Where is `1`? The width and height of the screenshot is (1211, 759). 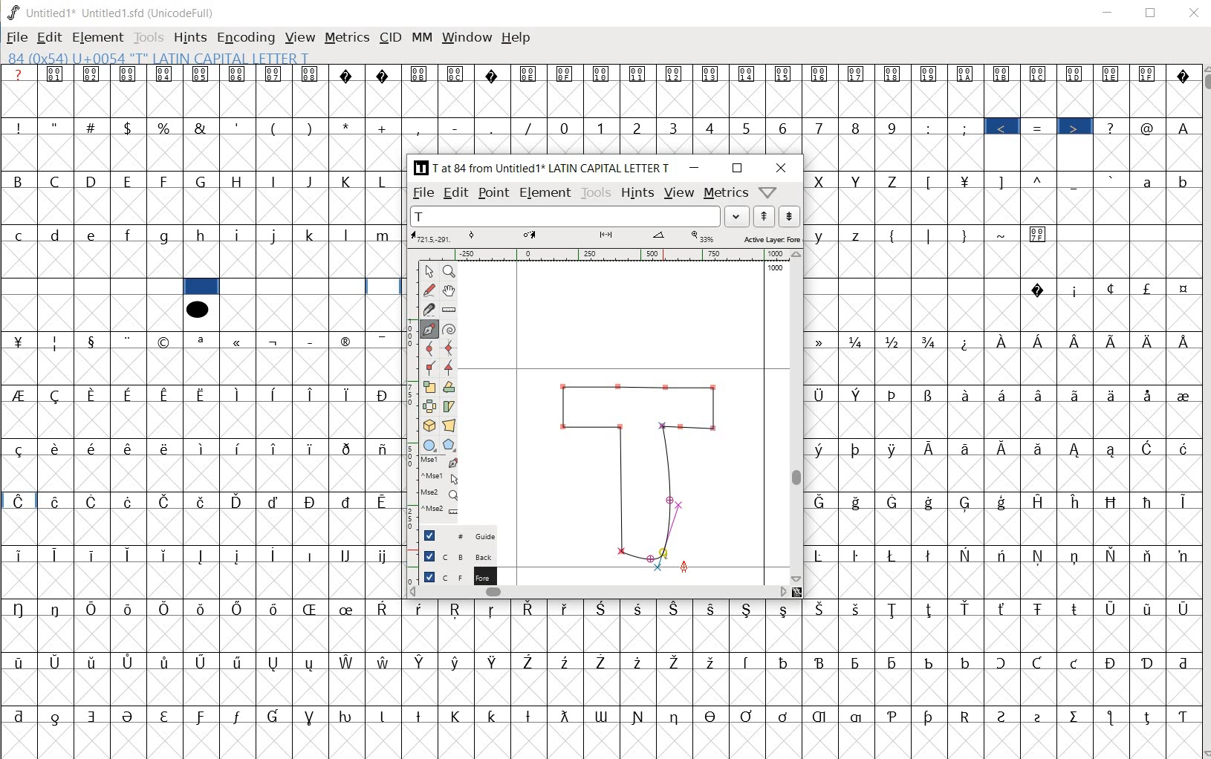
1 is located at coordinates (602, 126).